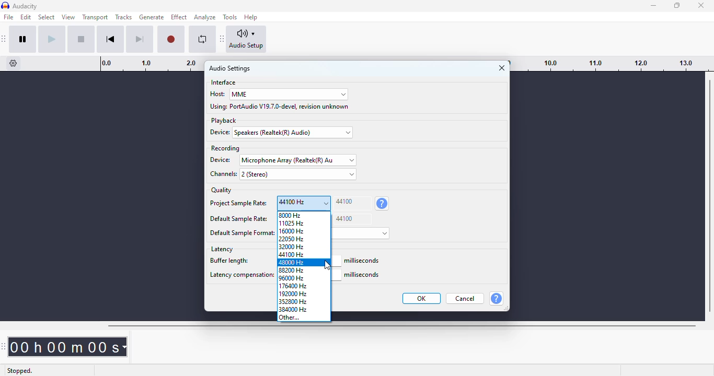  Describe the element at coordinates (654, 6) in the screenshot. I see `minimize` at that location.